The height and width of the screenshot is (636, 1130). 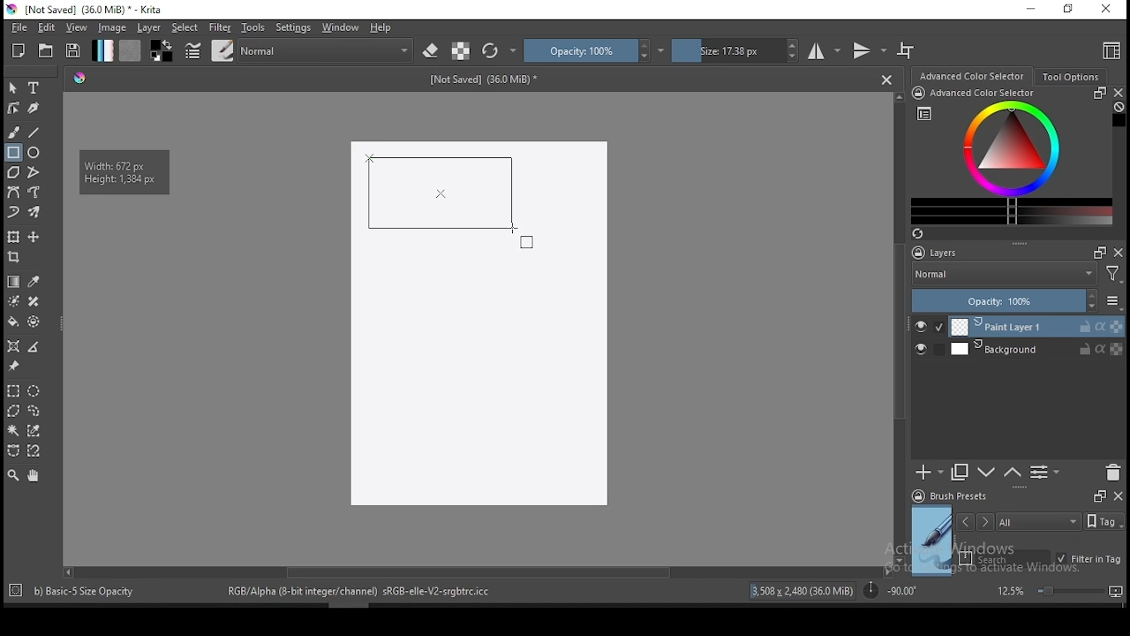 What do you see at coordinates (79, 78) in the screenshot?
I see `Hue` at bounding box center [79, 78].